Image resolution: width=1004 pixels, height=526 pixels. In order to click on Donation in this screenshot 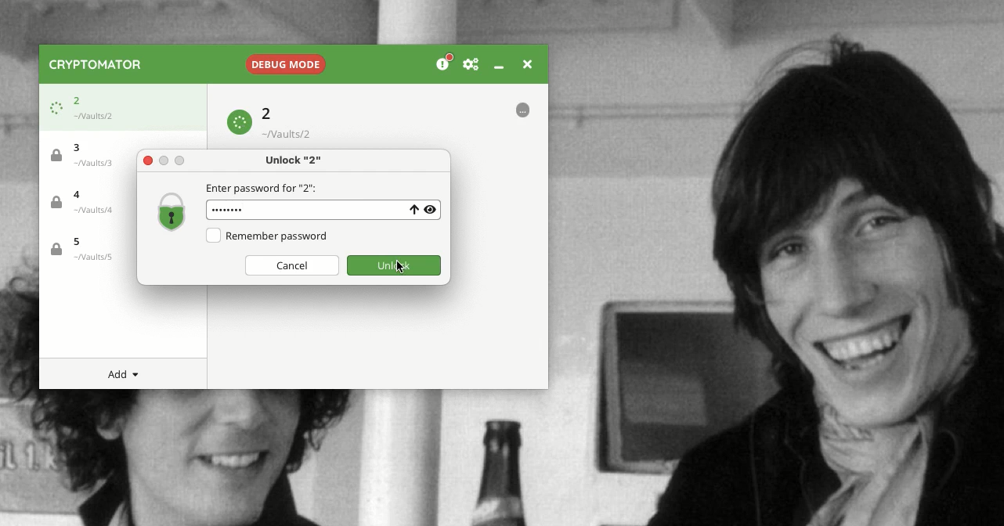, I will do `click(445, 63)`.